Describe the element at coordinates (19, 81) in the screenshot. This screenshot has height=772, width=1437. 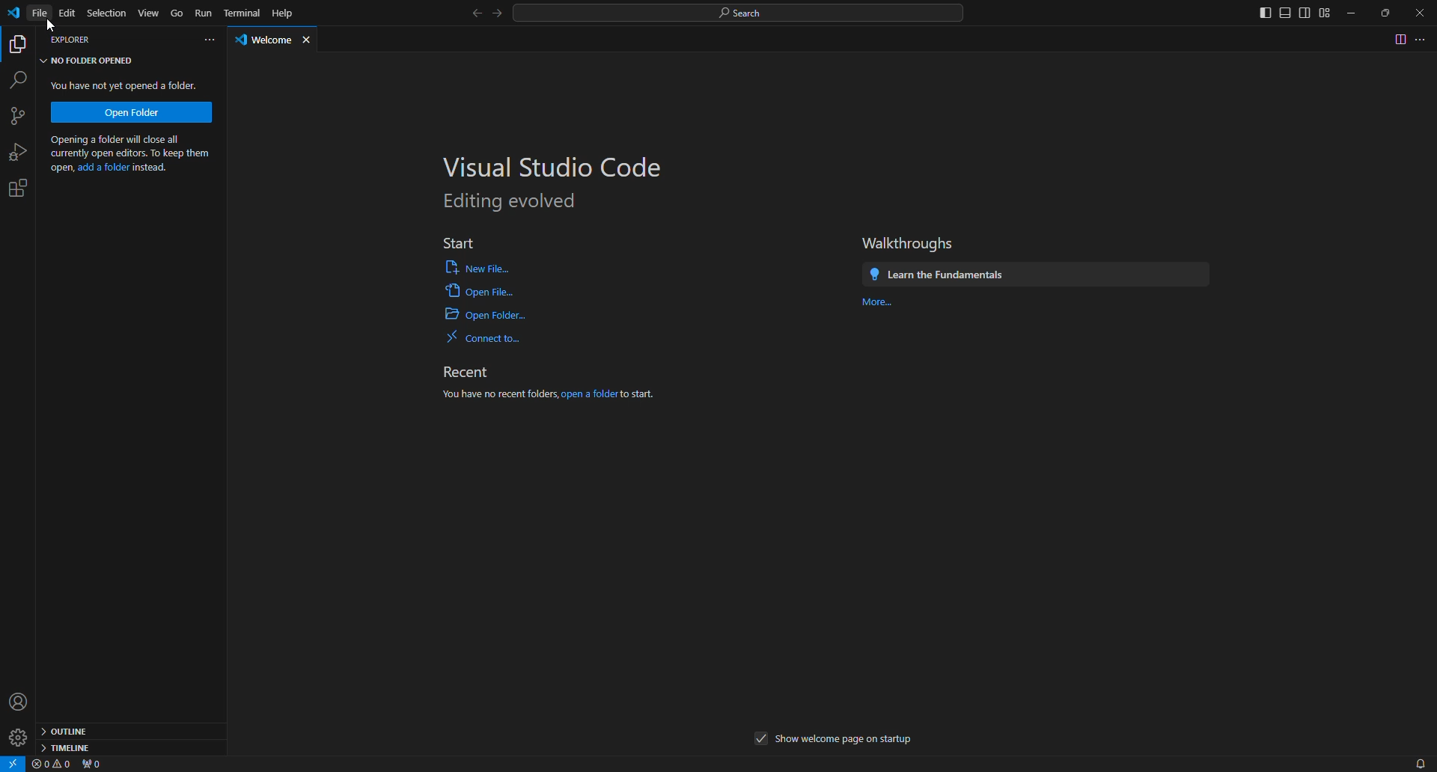
I see `search` at that location.